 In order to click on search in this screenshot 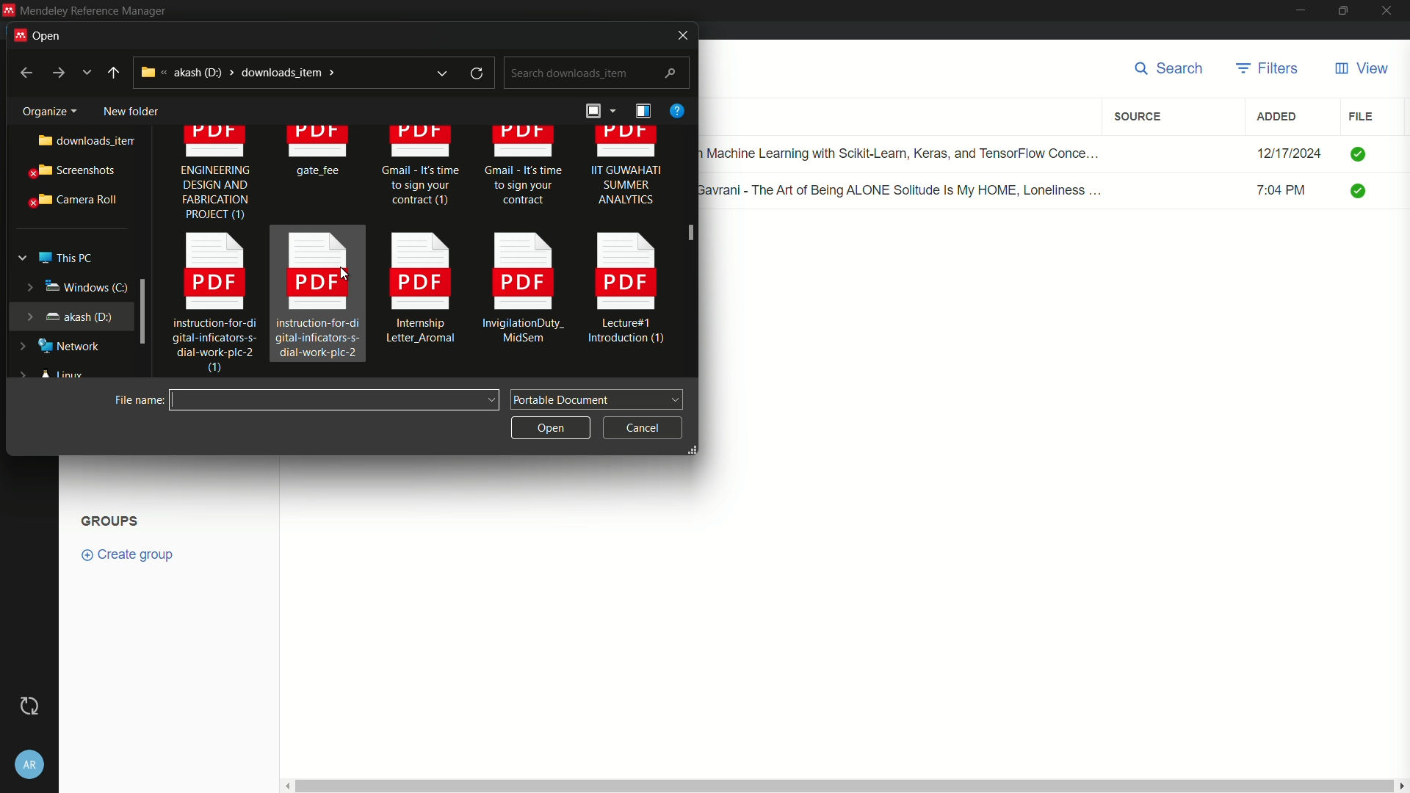, I will do `click(1174, 70)`.